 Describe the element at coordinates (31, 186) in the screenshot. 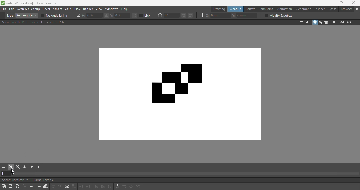

I see `Open sub-Xsheet` at that location.